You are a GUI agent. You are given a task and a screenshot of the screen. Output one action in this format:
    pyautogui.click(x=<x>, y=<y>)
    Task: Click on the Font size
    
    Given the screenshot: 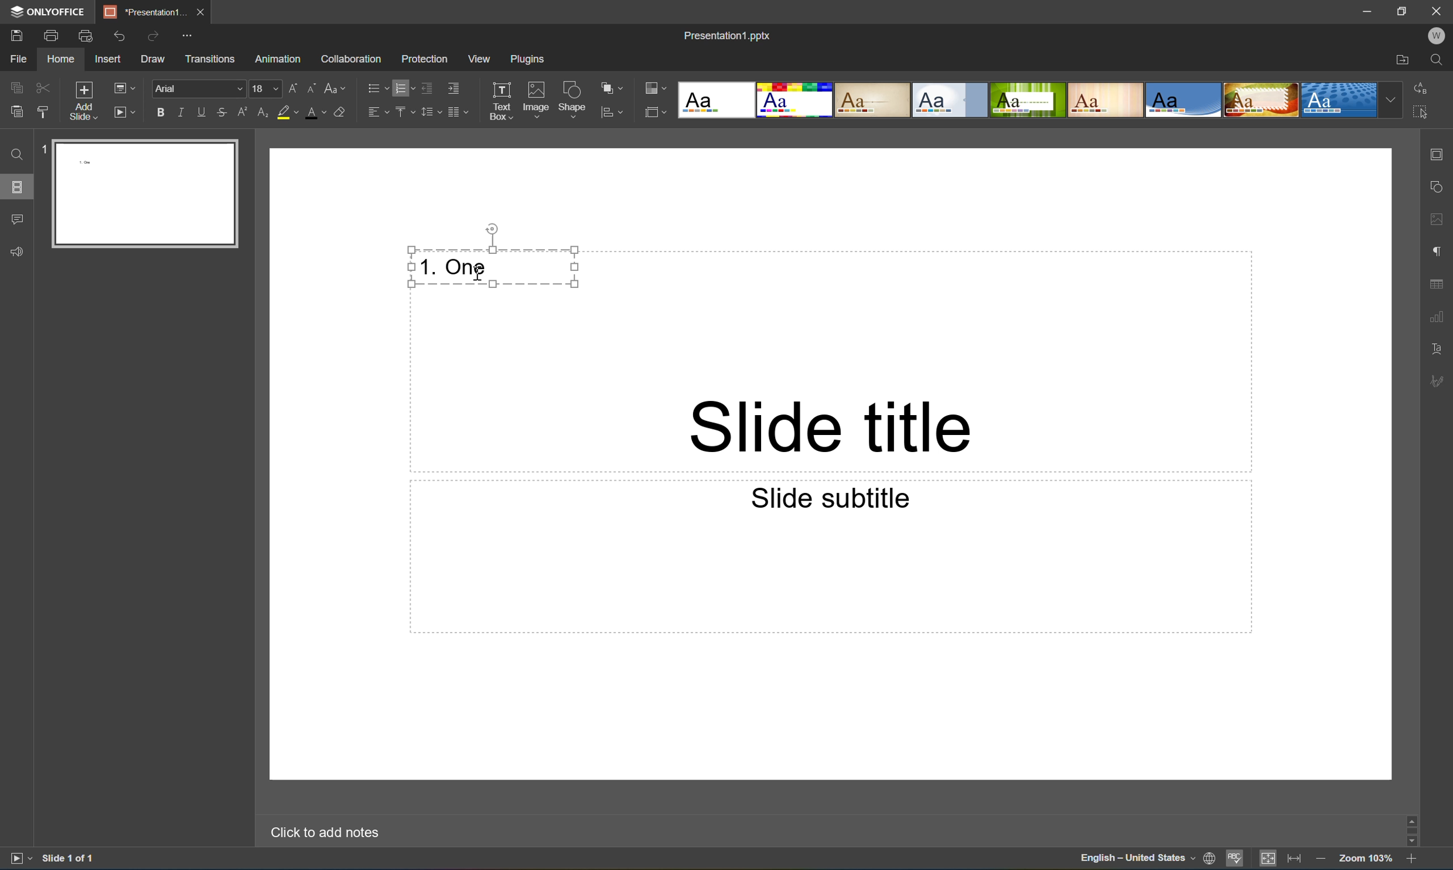 What is the action you would take?
    pyautogui.click(x=267, y=90)
    